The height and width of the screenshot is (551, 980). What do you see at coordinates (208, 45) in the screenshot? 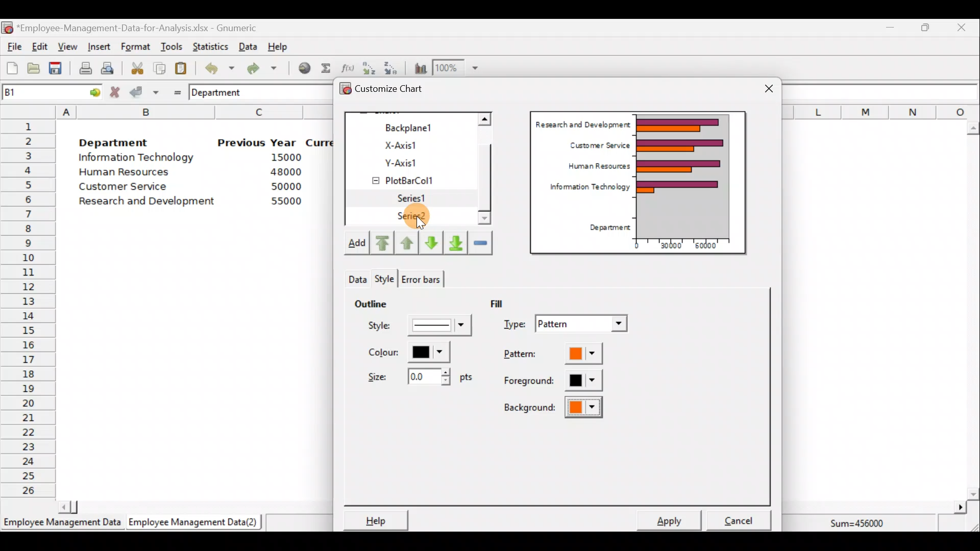
I see `Statistics` at bounding box center [208, 45].